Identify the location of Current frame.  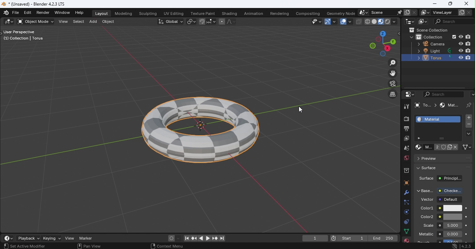
(334, 239).